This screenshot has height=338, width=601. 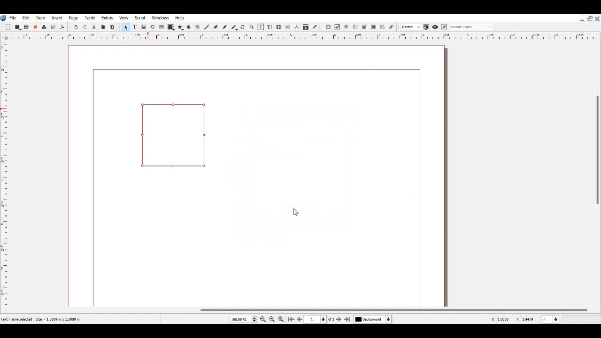 I want to click on Go to next page, so click(x=339, y=319).